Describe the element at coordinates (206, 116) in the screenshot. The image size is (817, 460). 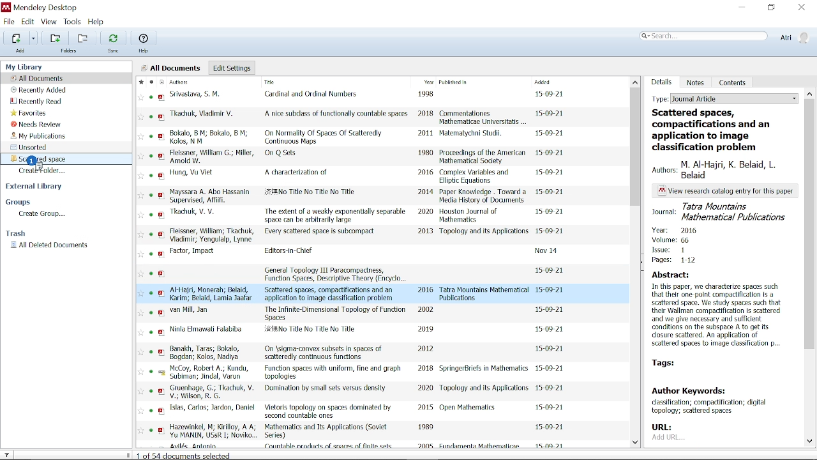
I see `authors` at that location.